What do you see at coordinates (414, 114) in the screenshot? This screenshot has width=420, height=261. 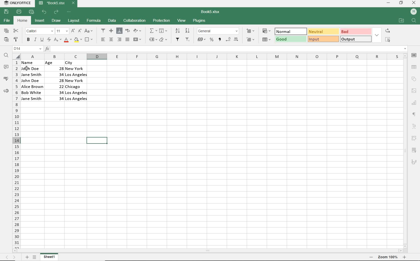 I see `PARAGRAPH SETTINGS` at bounding box center [414, 114].